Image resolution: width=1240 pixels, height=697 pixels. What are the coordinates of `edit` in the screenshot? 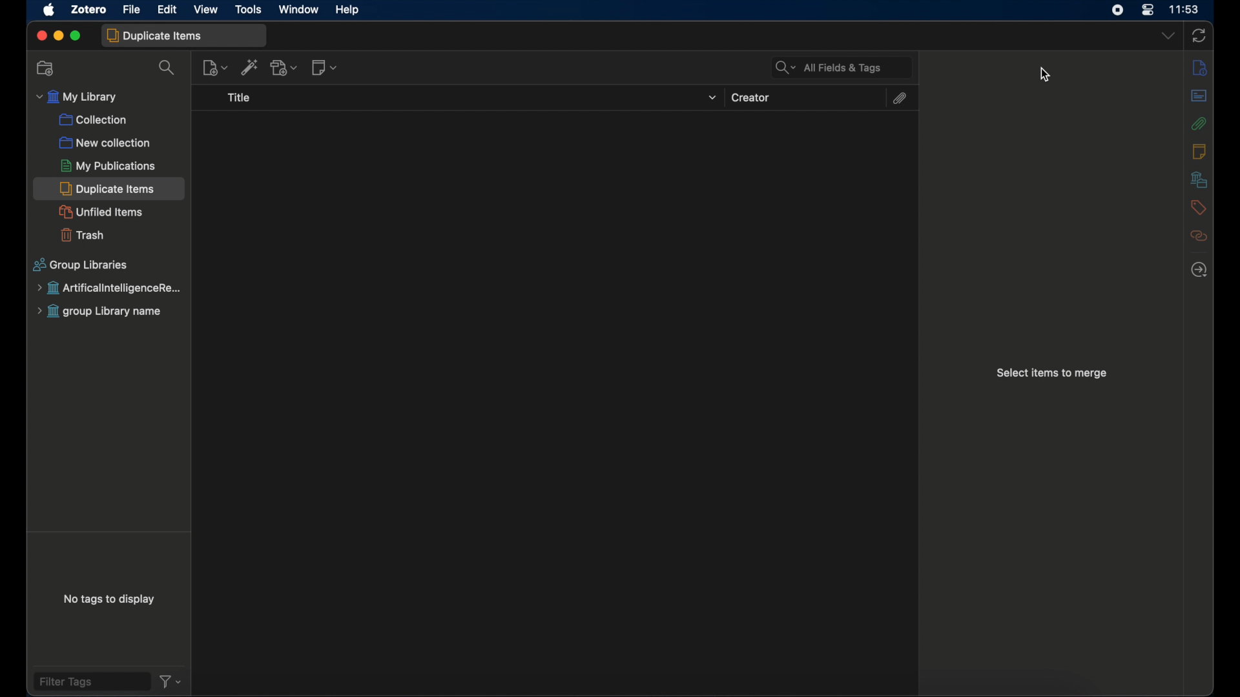 It's located at (169, 10).